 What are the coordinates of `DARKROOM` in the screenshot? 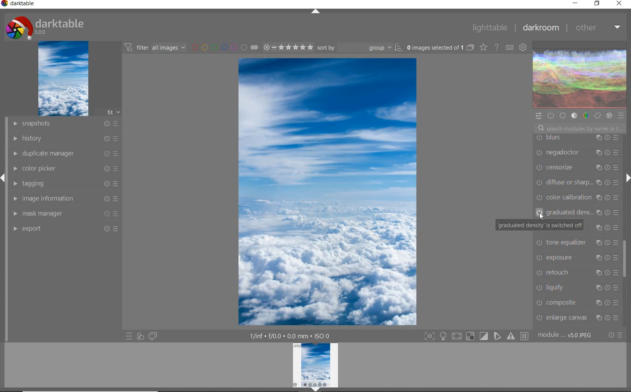 It's located at (540, 28).